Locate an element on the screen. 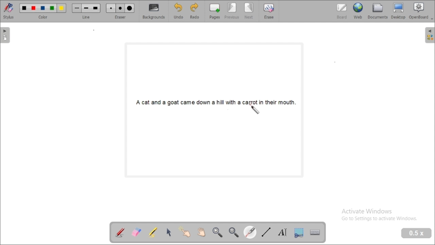  zoom in is located at coordinates (218, 233).